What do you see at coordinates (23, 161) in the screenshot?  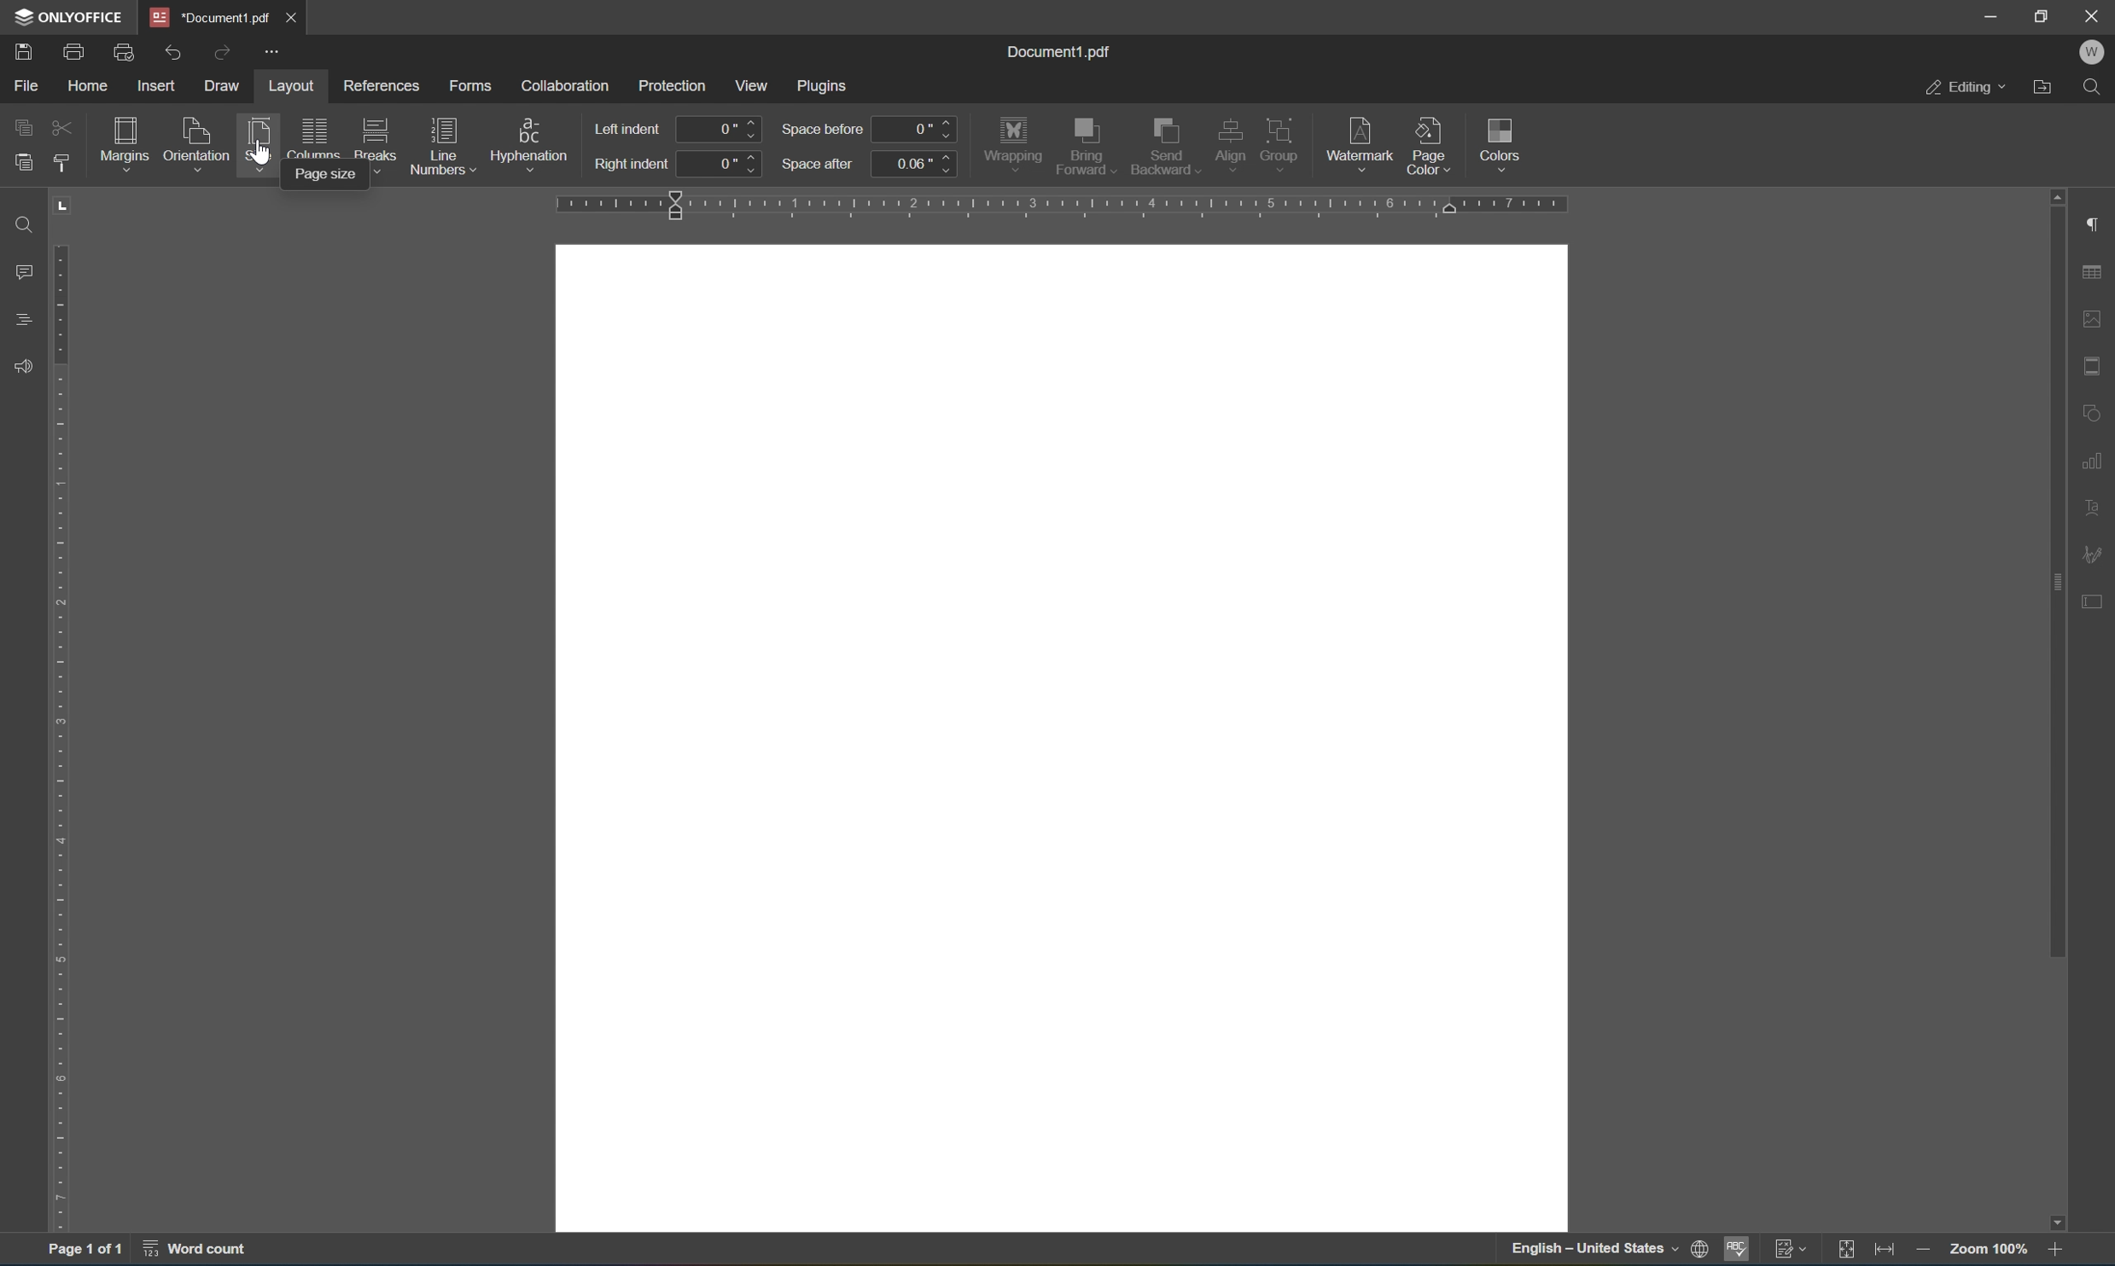 I see `paste` at bounding box center [23, 161].